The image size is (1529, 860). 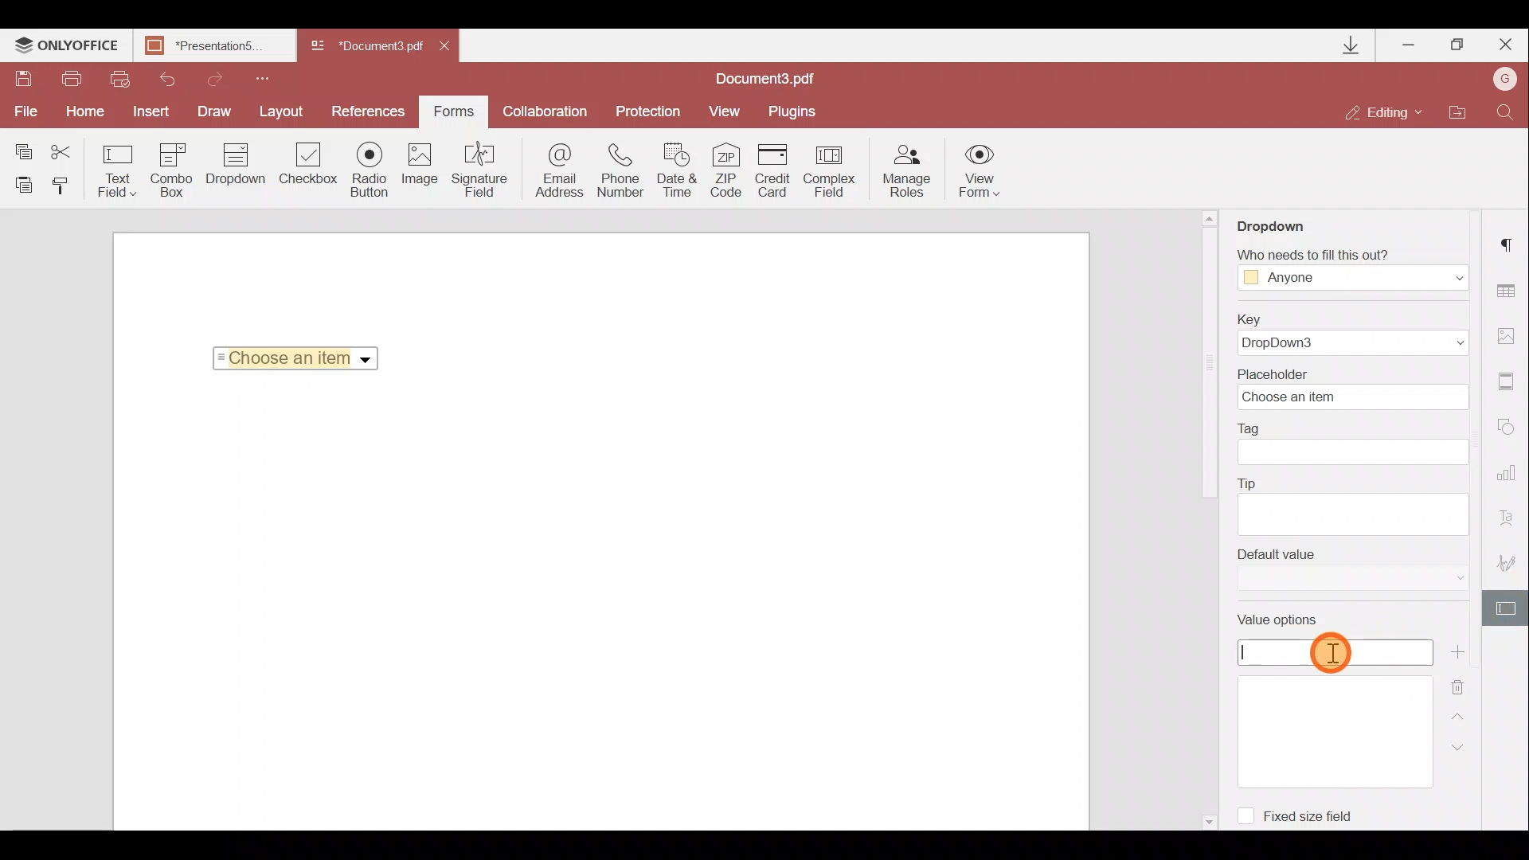 I want to click on Add, so click(x=1457, y=651).